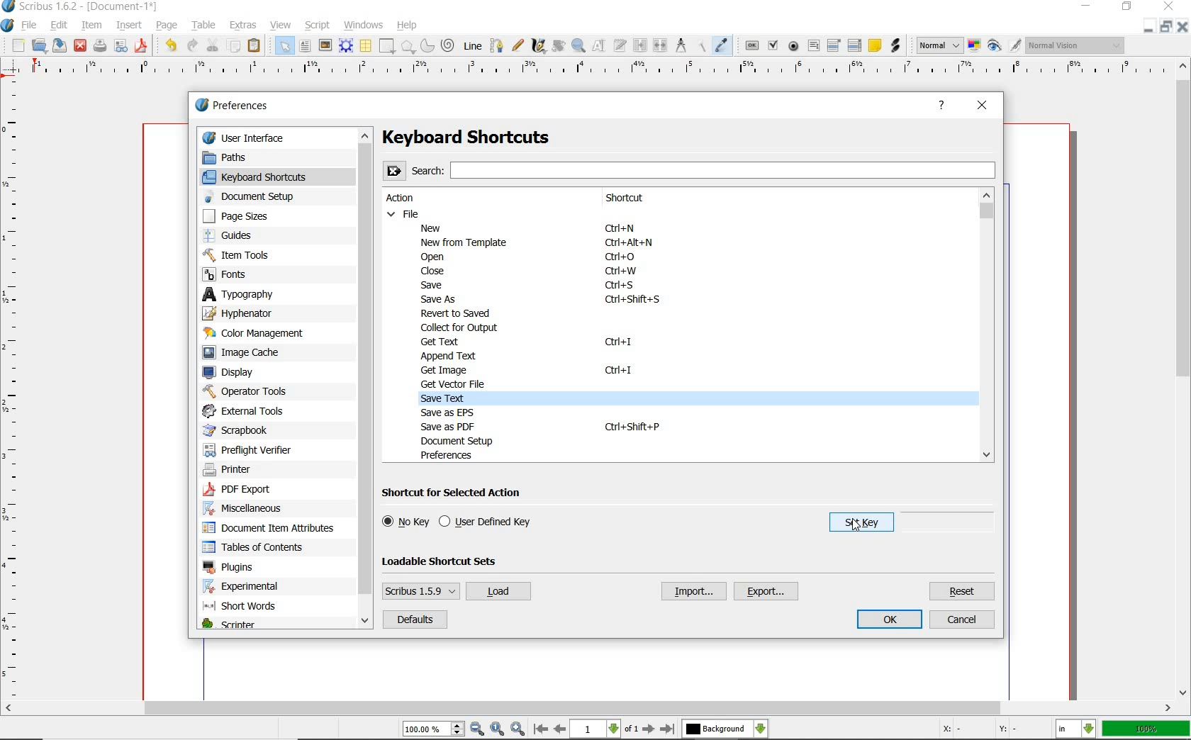  Describe the element at coordinates (1146, 729) in the screenshot. I see `zoom factor` at that location.